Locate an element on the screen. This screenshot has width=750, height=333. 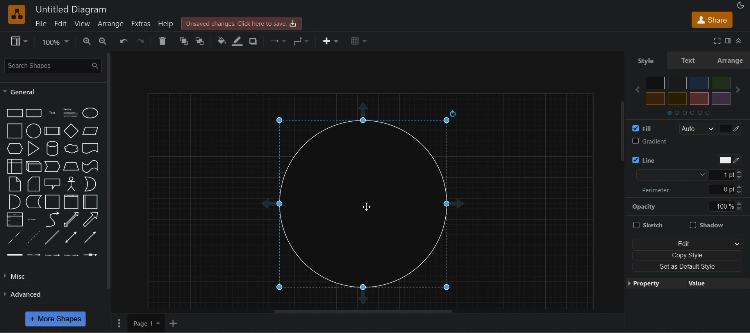
arrange is located at coordinates (729, 62).